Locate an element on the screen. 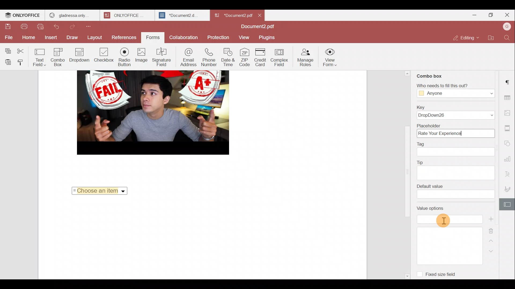  Protection is located at coordinates (218, 36).